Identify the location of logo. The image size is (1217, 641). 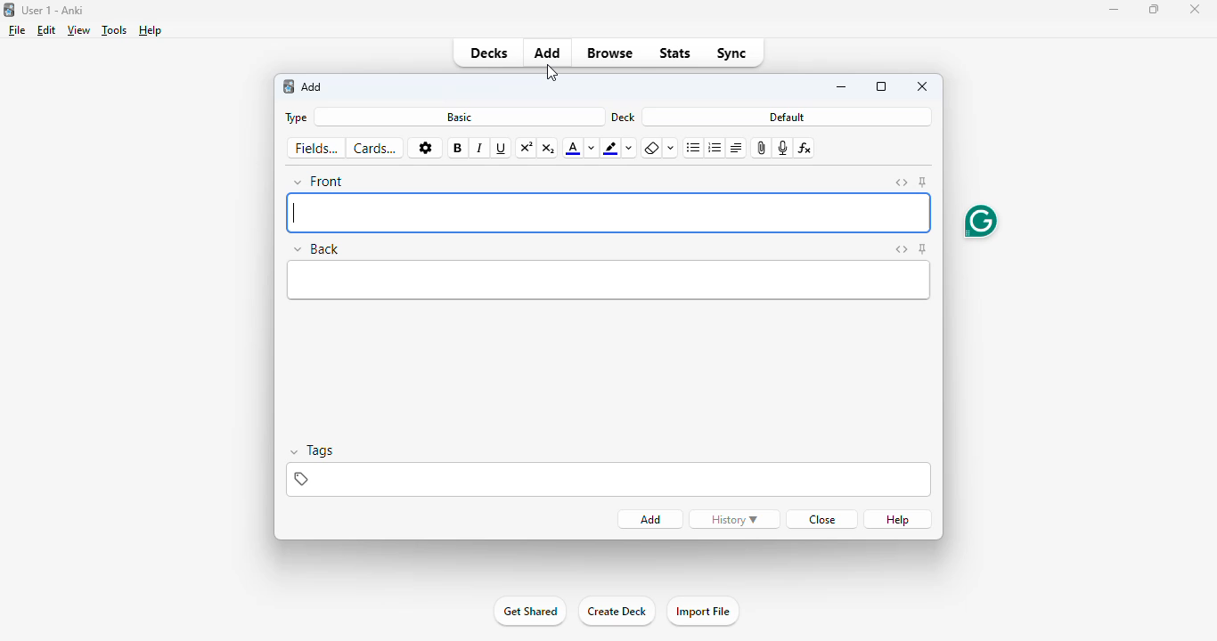
(8, 10).